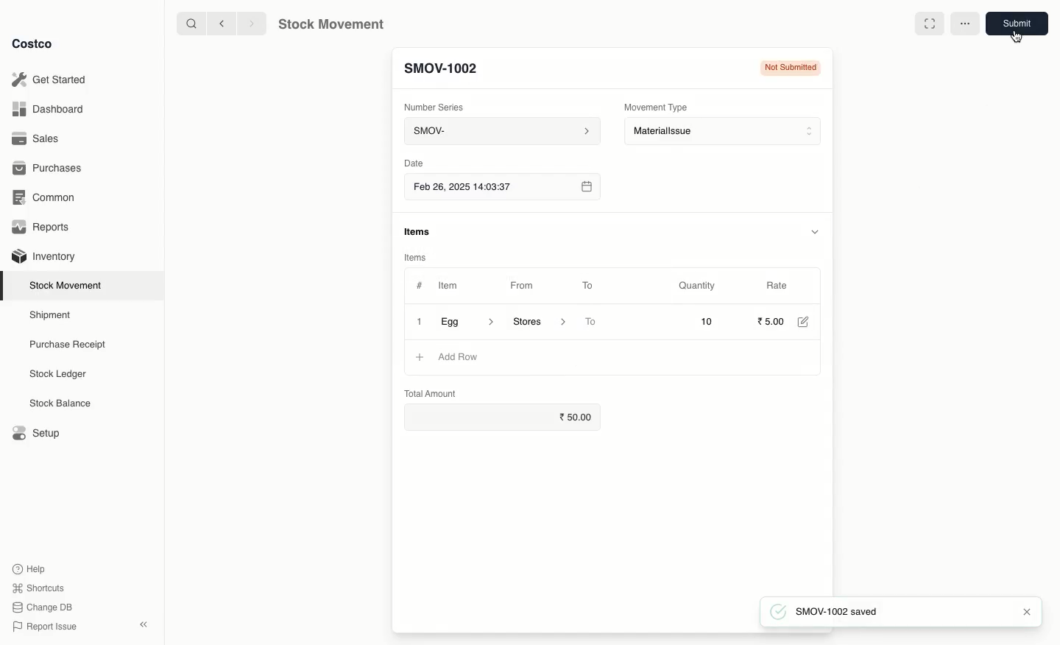 The width and height of the screenshot is (1060, 645). Describe the element at coordinates (657, 107) in the screenshot. I see `Movement Type` at that location.